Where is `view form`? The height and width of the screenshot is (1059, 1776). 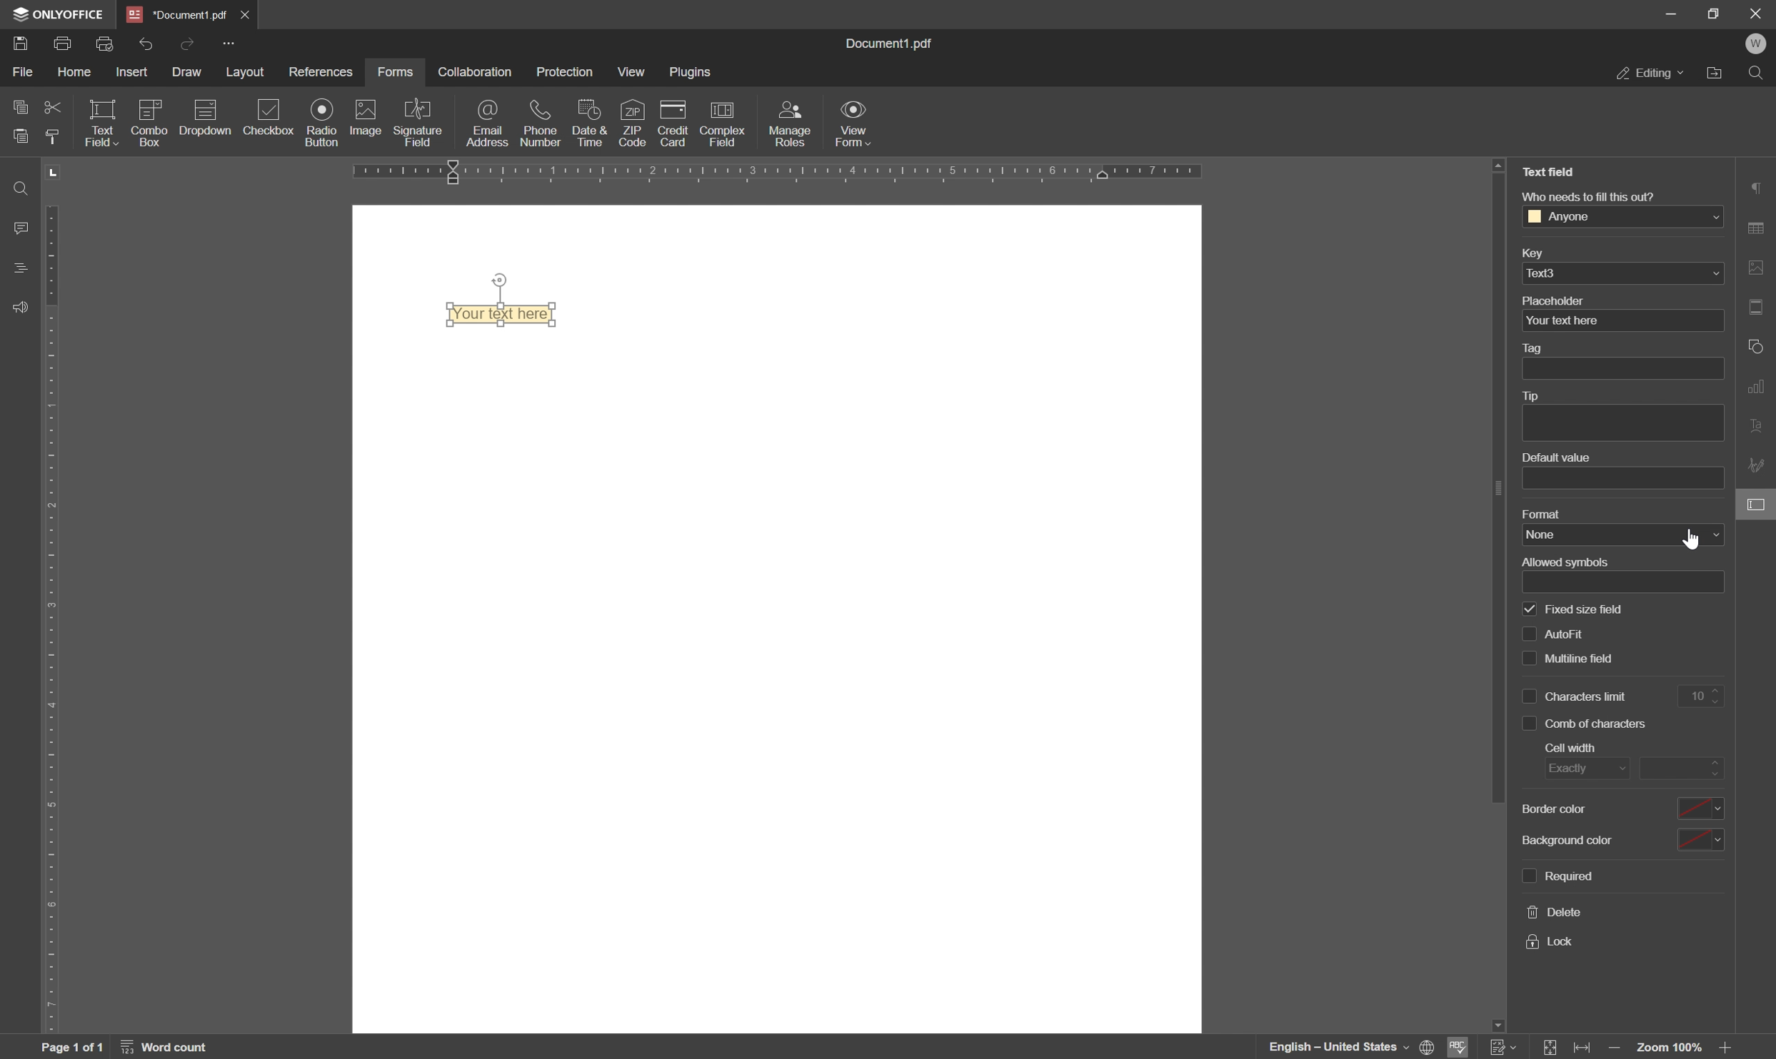
view form is located at coordinates (856, 126).